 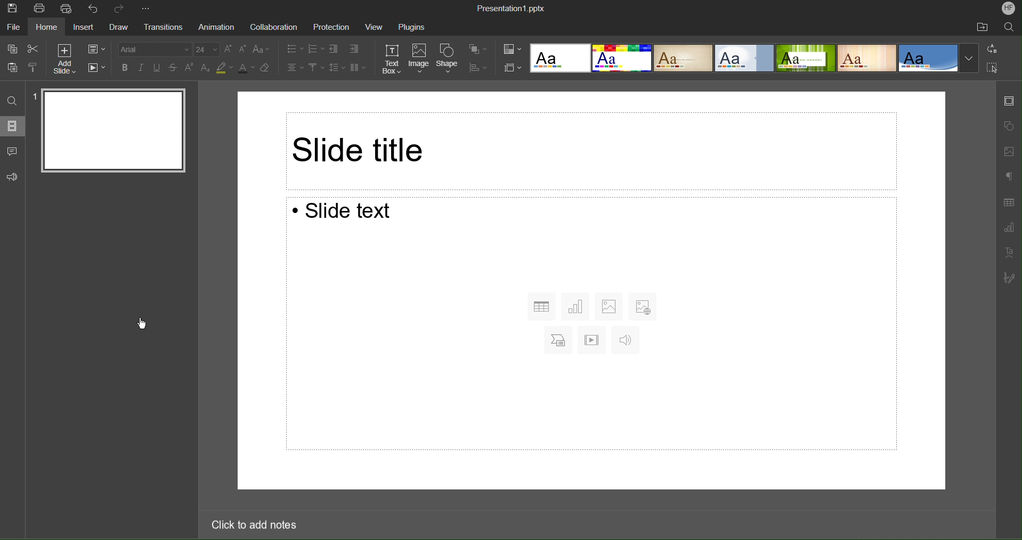 What do you see at coordinates (145, 9) in the screenshot?
I see `More Options` at bounding box center [145, 9].